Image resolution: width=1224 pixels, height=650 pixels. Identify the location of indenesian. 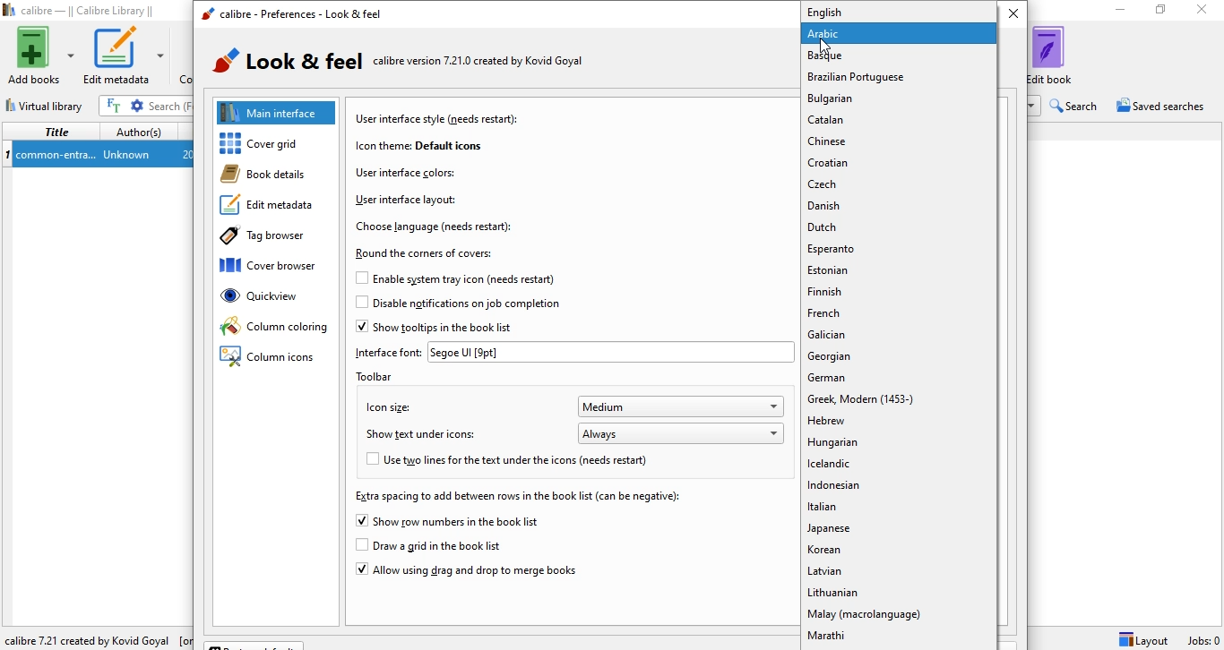
(901, 487).